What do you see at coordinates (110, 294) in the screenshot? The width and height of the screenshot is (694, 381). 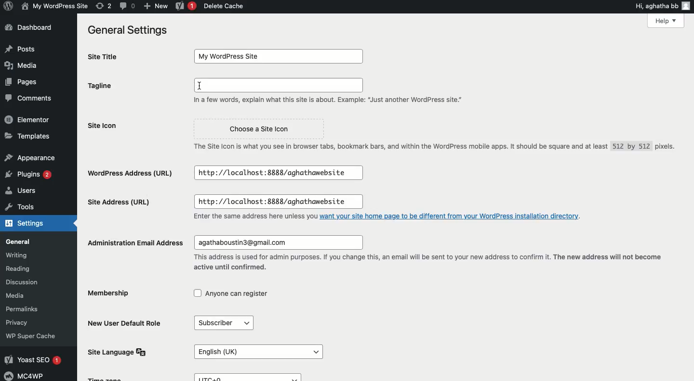 I see `Membership` at bounding box center [110, 294].